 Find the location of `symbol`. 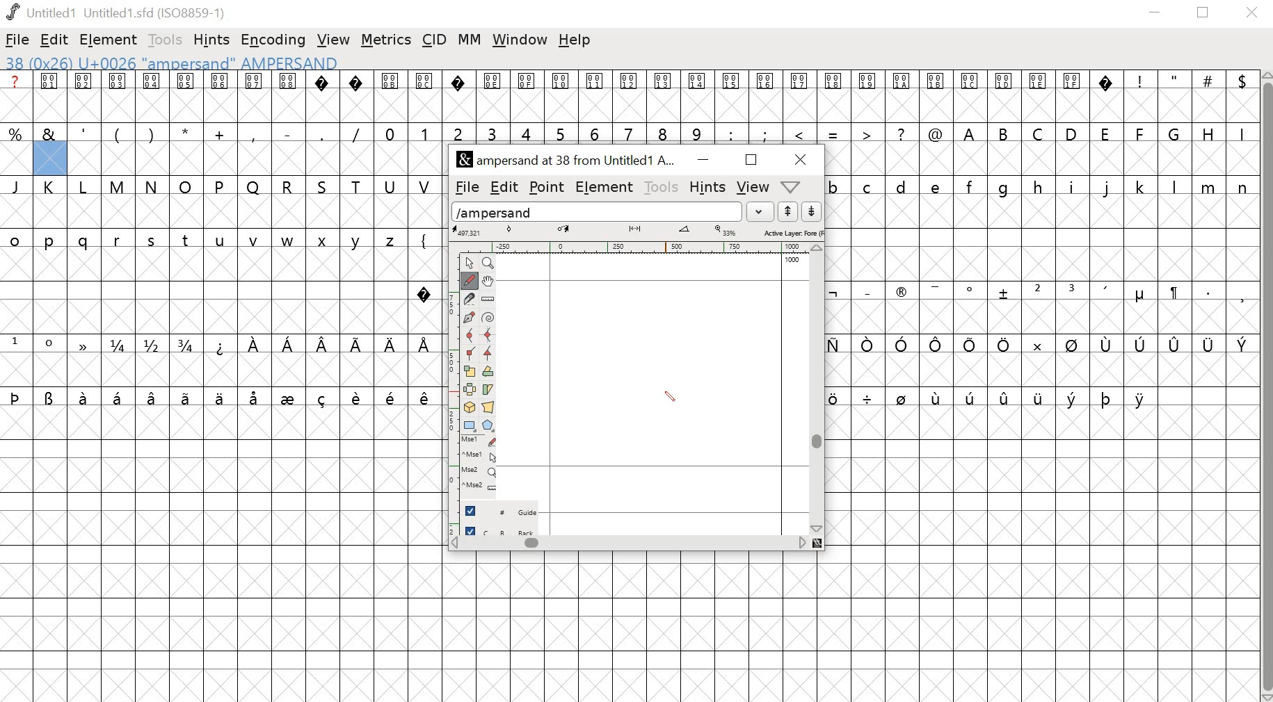

symbol is located at coordinates (1071, 345).